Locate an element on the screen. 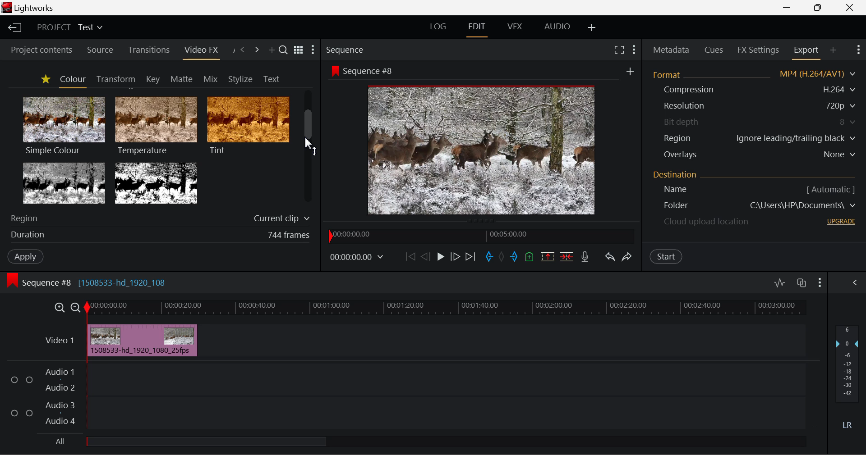 Image resolution: width=866 pixels, height=455 pixels. Sequence #8 is located at coordinates (372, 72).